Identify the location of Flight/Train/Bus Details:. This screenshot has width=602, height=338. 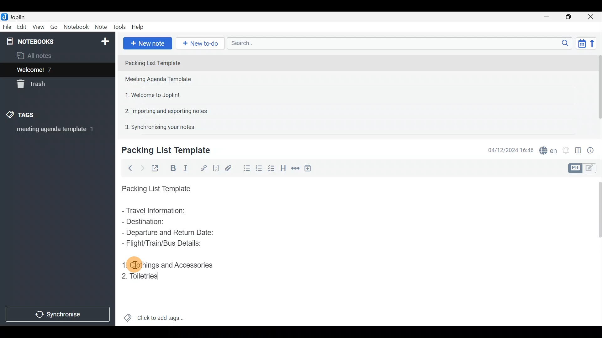
(163, 244).